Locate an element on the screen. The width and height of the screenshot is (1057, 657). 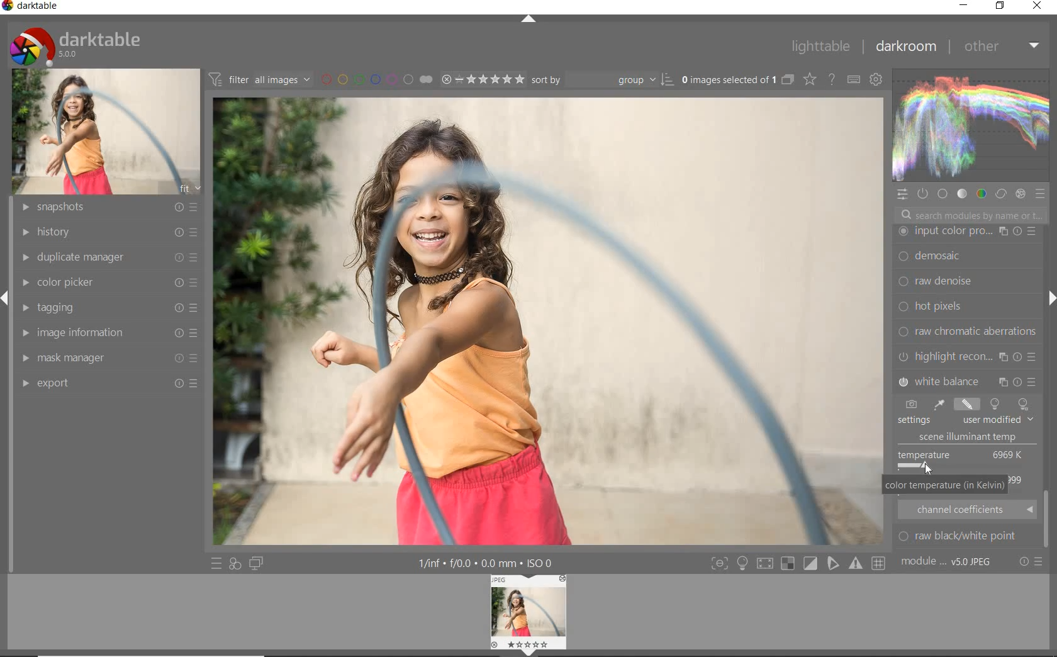
TOOLS TO CHANGE WHITE BALANCE is located at coordinates (965, 404).